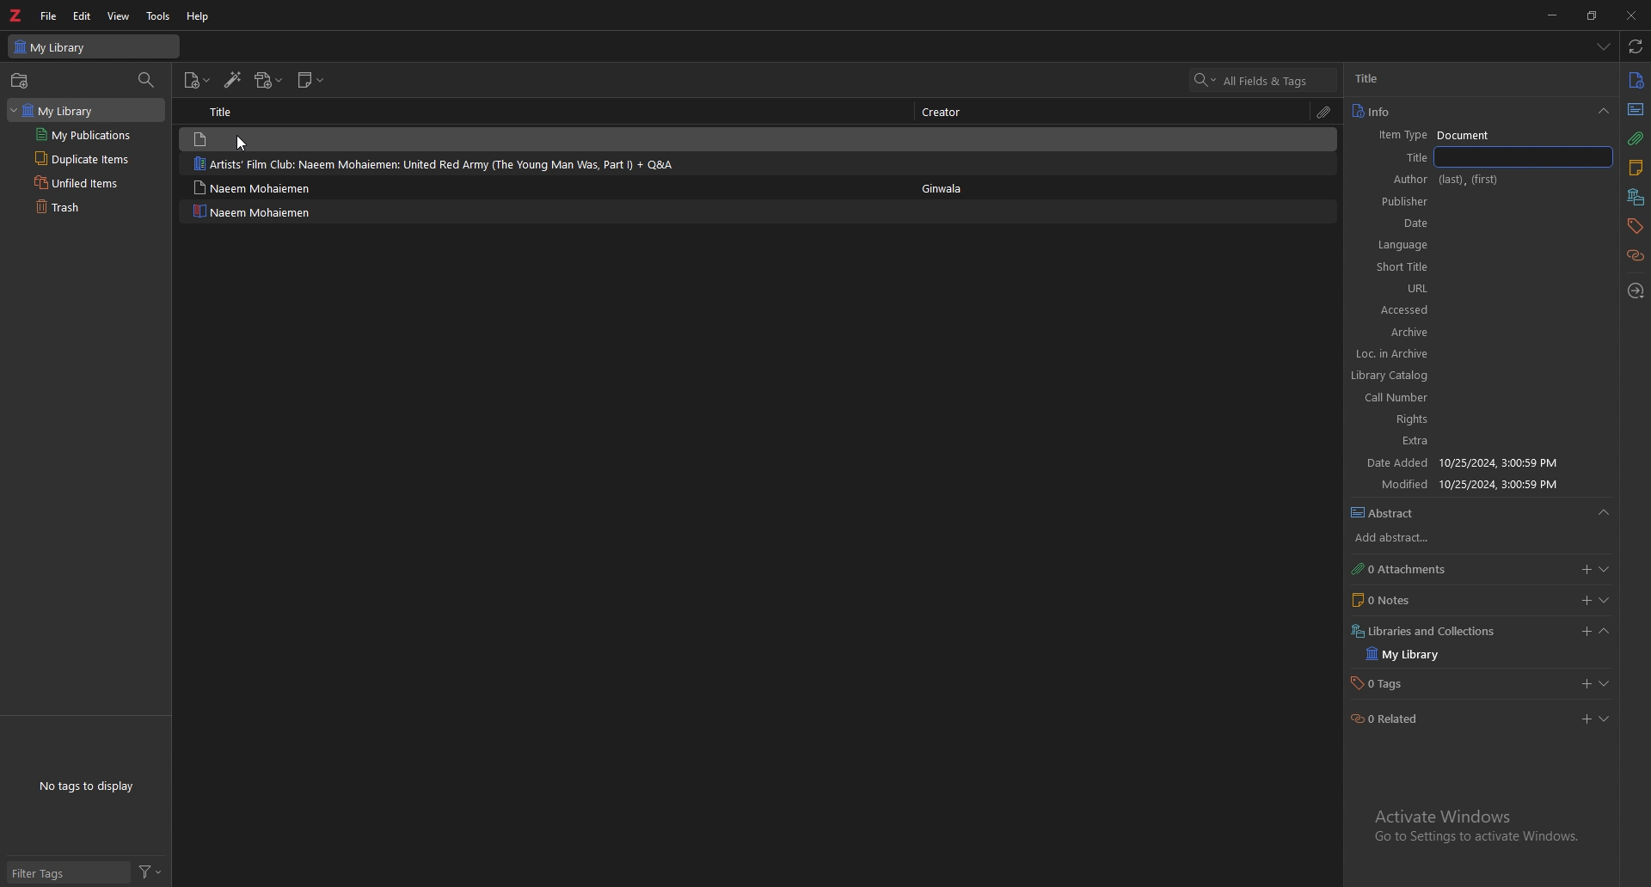 The height and width of the screenshot is (887, 1651). I want to click on expand section, so click(1607, 599).